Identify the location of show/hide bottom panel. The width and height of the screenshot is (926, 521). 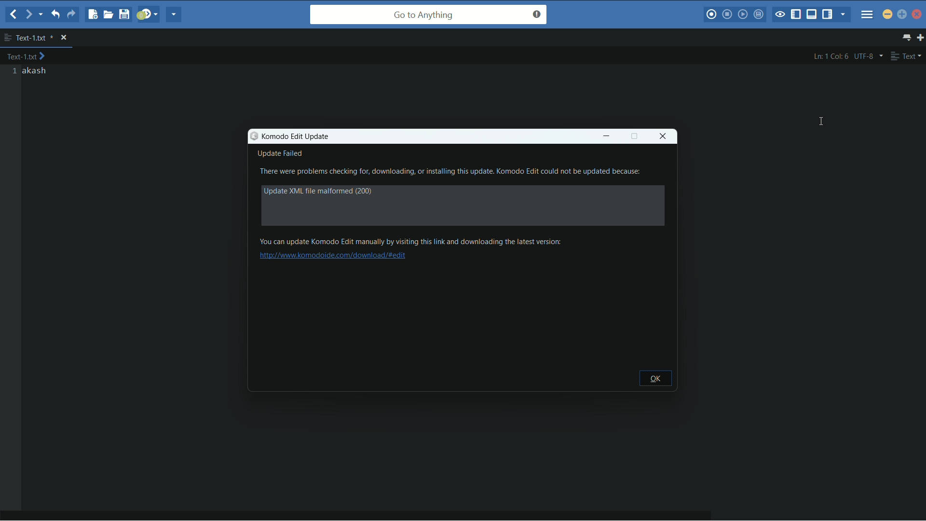
(813, 14).